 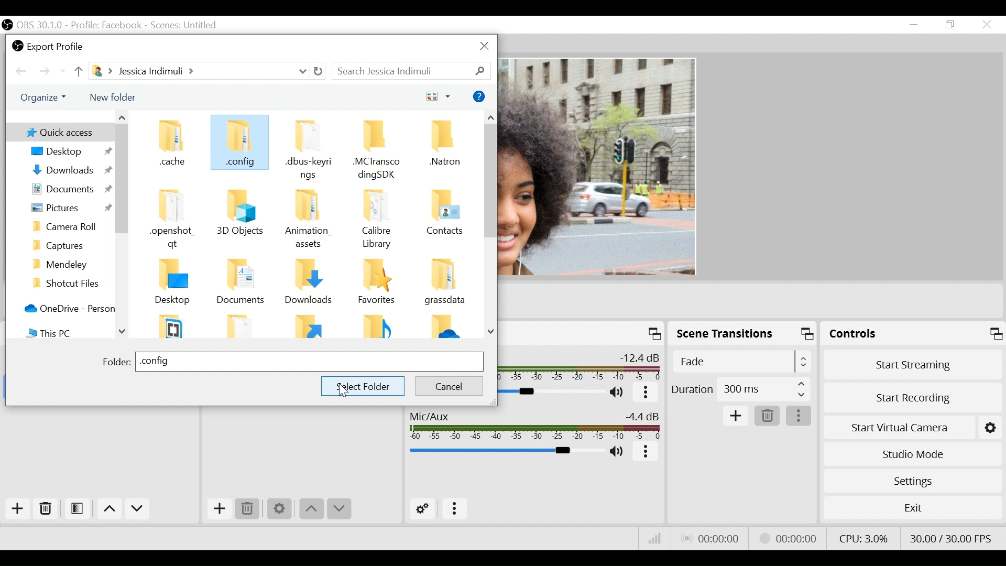 What do you see at coordinates (950, 25) in the screenshot?
I see `Restore` at bounding box center [950, 25].